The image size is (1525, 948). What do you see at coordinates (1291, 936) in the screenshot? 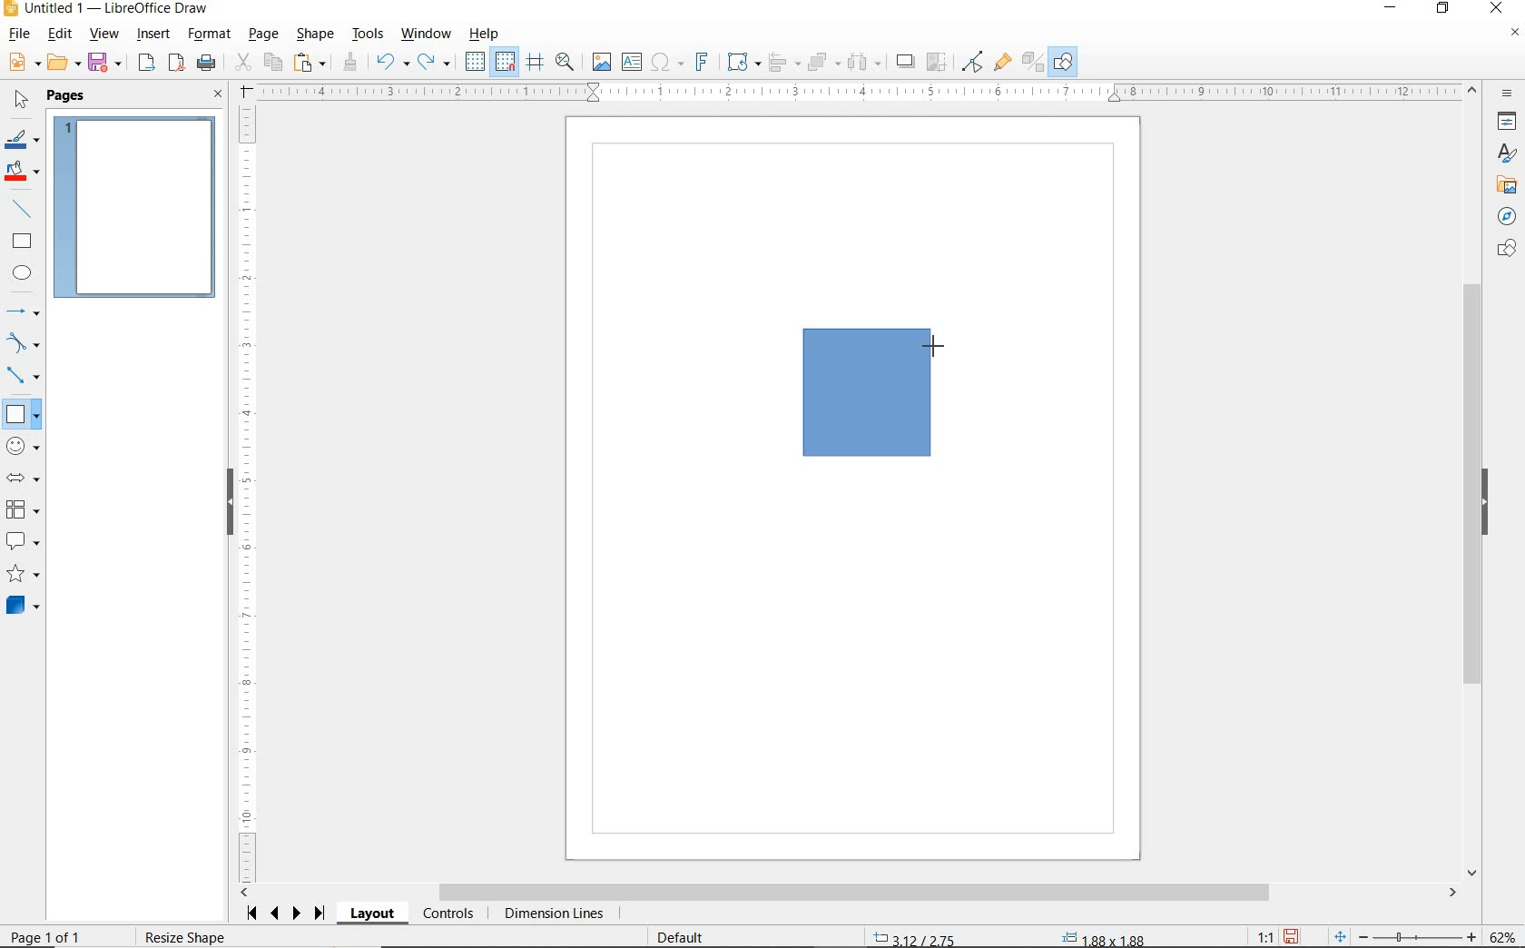
I see `SAVE` at bounding box center [1291, 936].